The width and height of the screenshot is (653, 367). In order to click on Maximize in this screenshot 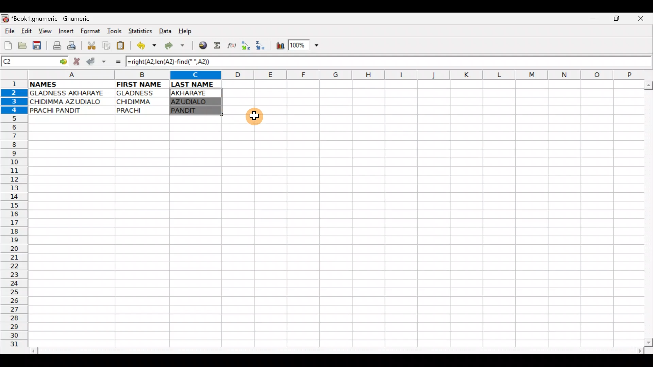, I will do `click(618, 20)`.